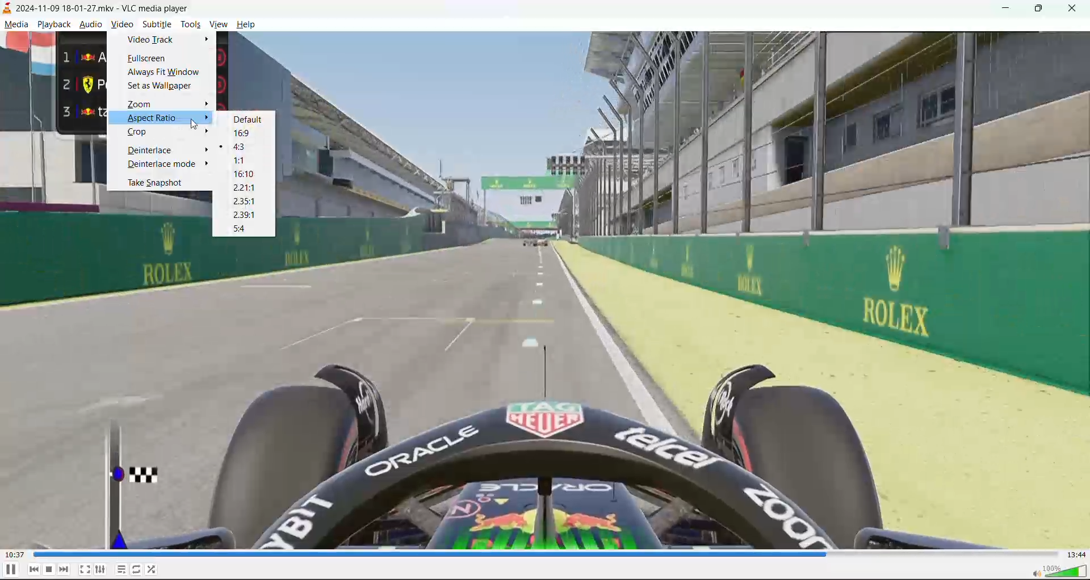  I want to click on video track, so click(152, 39).